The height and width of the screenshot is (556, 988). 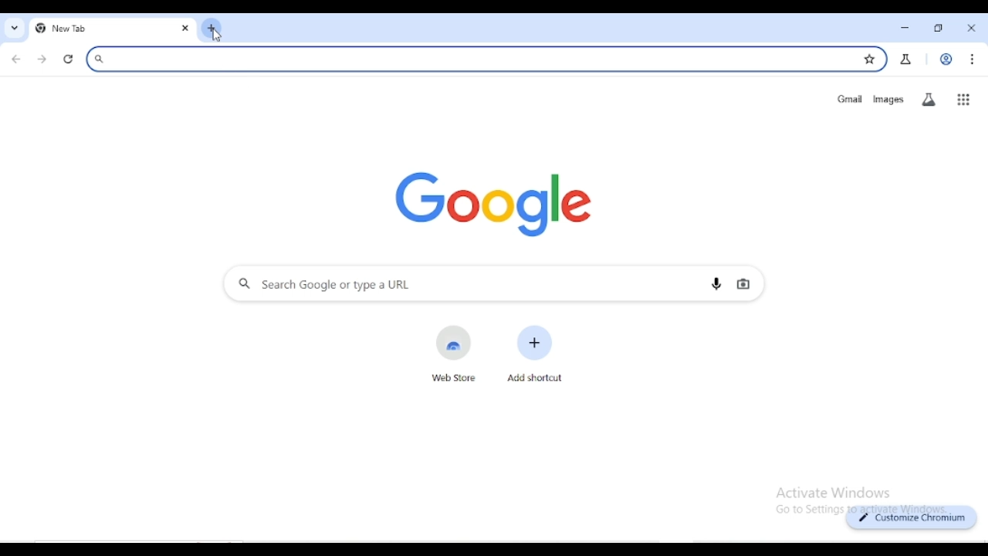 What do you see at coordinates (946, 59) in the screenshot?
I see `profile` at bounding box center [946, 59].